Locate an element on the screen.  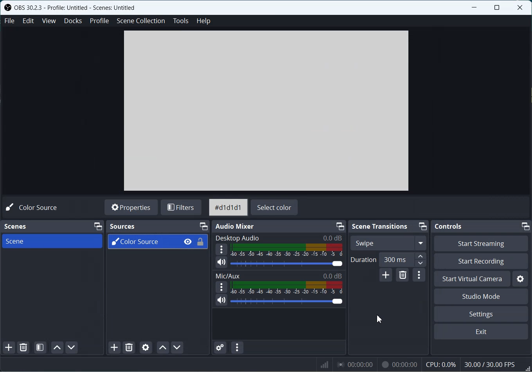
Properties is located at coordinates (131, 207).